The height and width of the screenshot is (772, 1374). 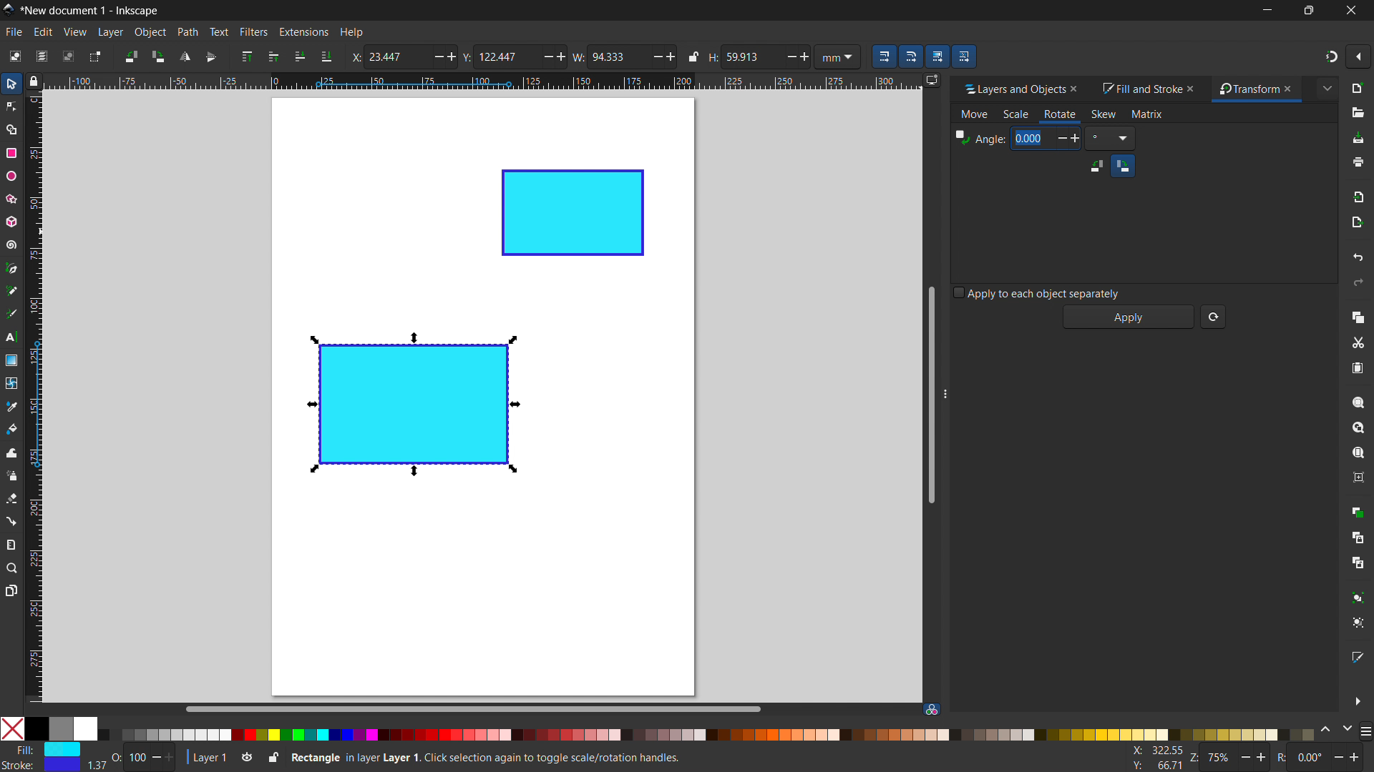 What do you see at coordinates (1096, 166) in the screenshot?
I see `counterclockwise` at bounding box center [1096, 166].